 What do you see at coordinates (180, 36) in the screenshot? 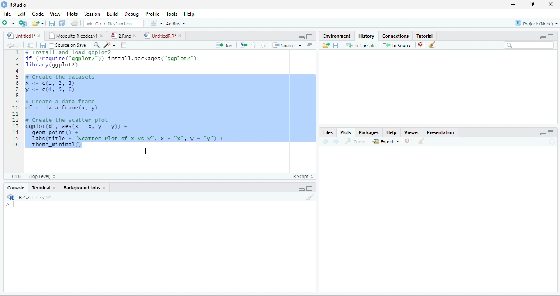
I see `close` at bounding box center [180, 36].